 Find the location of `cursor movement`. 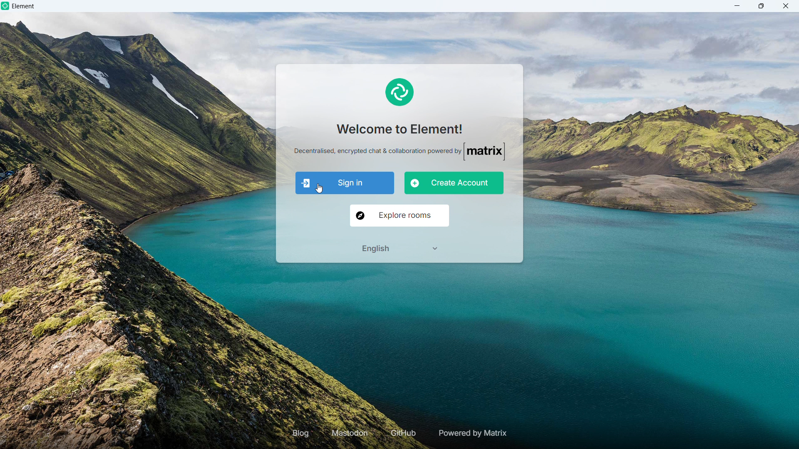

cursor movement is located at coordinates (321, 189).